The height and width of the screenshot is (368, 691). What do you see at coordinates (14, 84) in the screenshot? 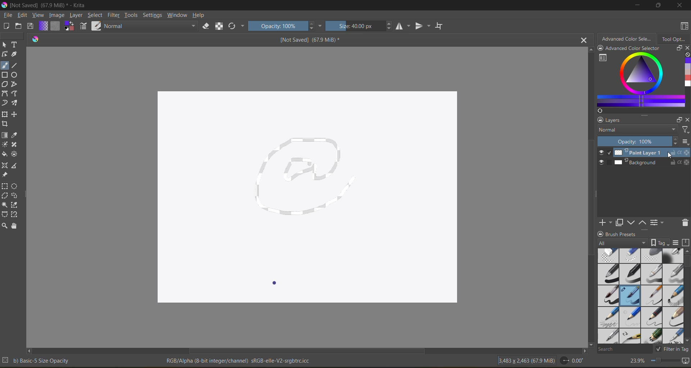
I see `polyline` at bounding box center [14, 84].